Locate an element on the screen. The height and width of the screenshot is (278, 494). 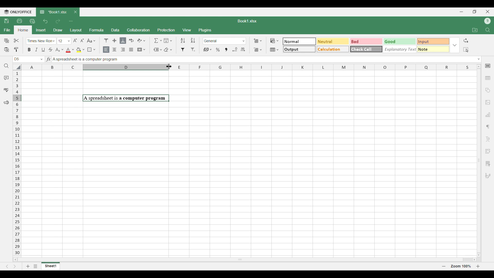
Cell type options is located at coordinates (366, 45).